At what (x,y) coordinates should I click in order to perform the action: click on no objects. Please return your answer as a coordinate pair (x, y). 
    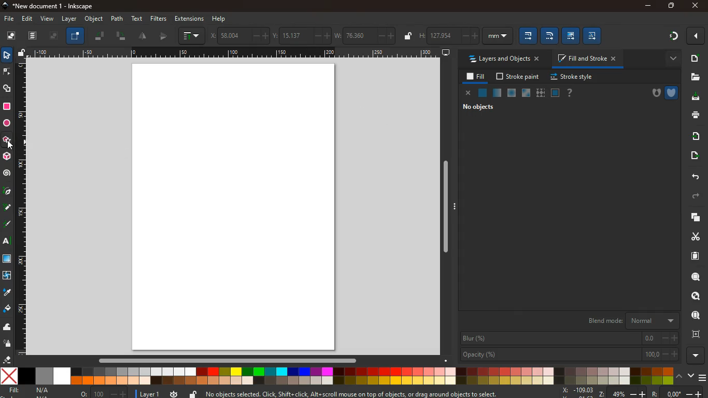
    Looking at the image, I should click on (479, 107).